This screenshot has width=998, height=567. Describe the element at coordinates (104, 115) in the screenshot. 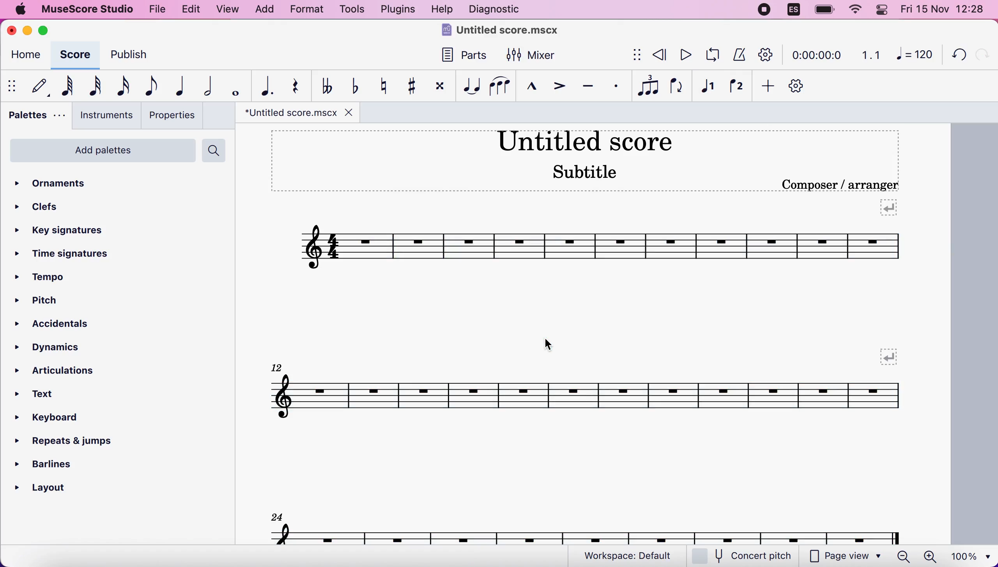

I see `instruments` at that location.